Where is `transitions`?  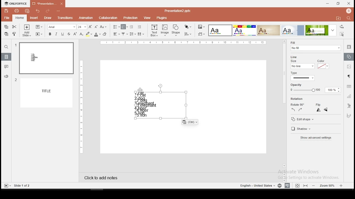 transitions is located at coordinates (64, 18).